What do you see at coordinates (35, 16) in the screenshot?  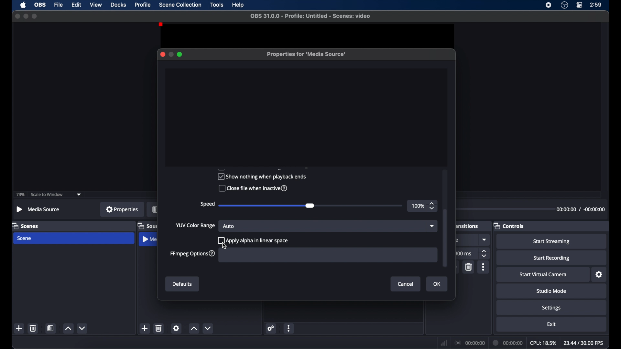 I see `maximize` at bounding box center [35, 16].